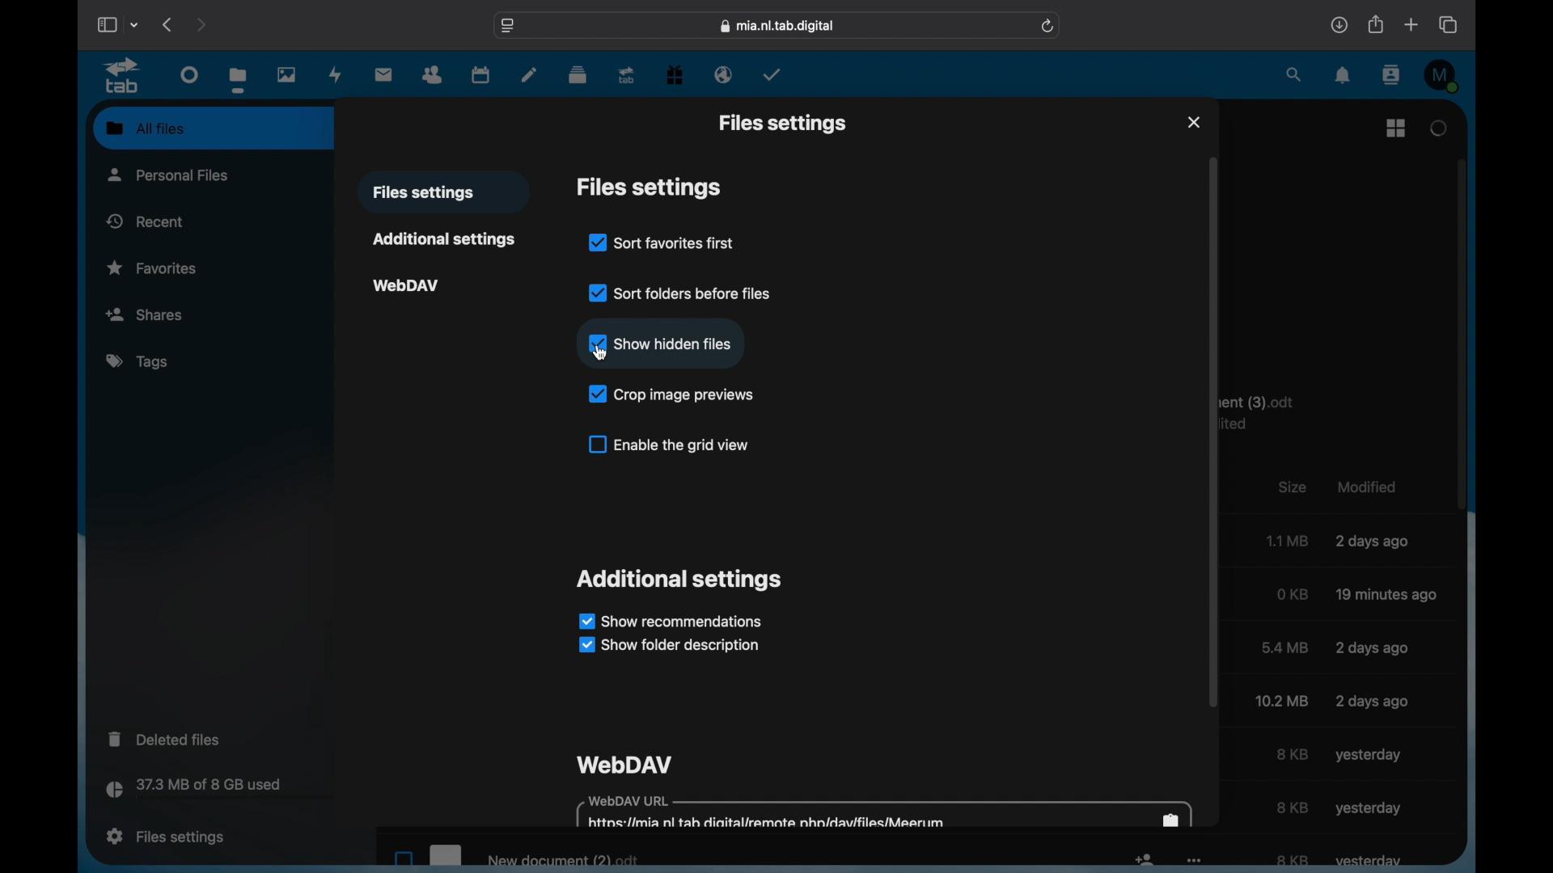 The height and width of the screenshot is (873, 1553). Describe the element at coordinates (627, 76) in the screenshot. I see `upgrade` at that location.